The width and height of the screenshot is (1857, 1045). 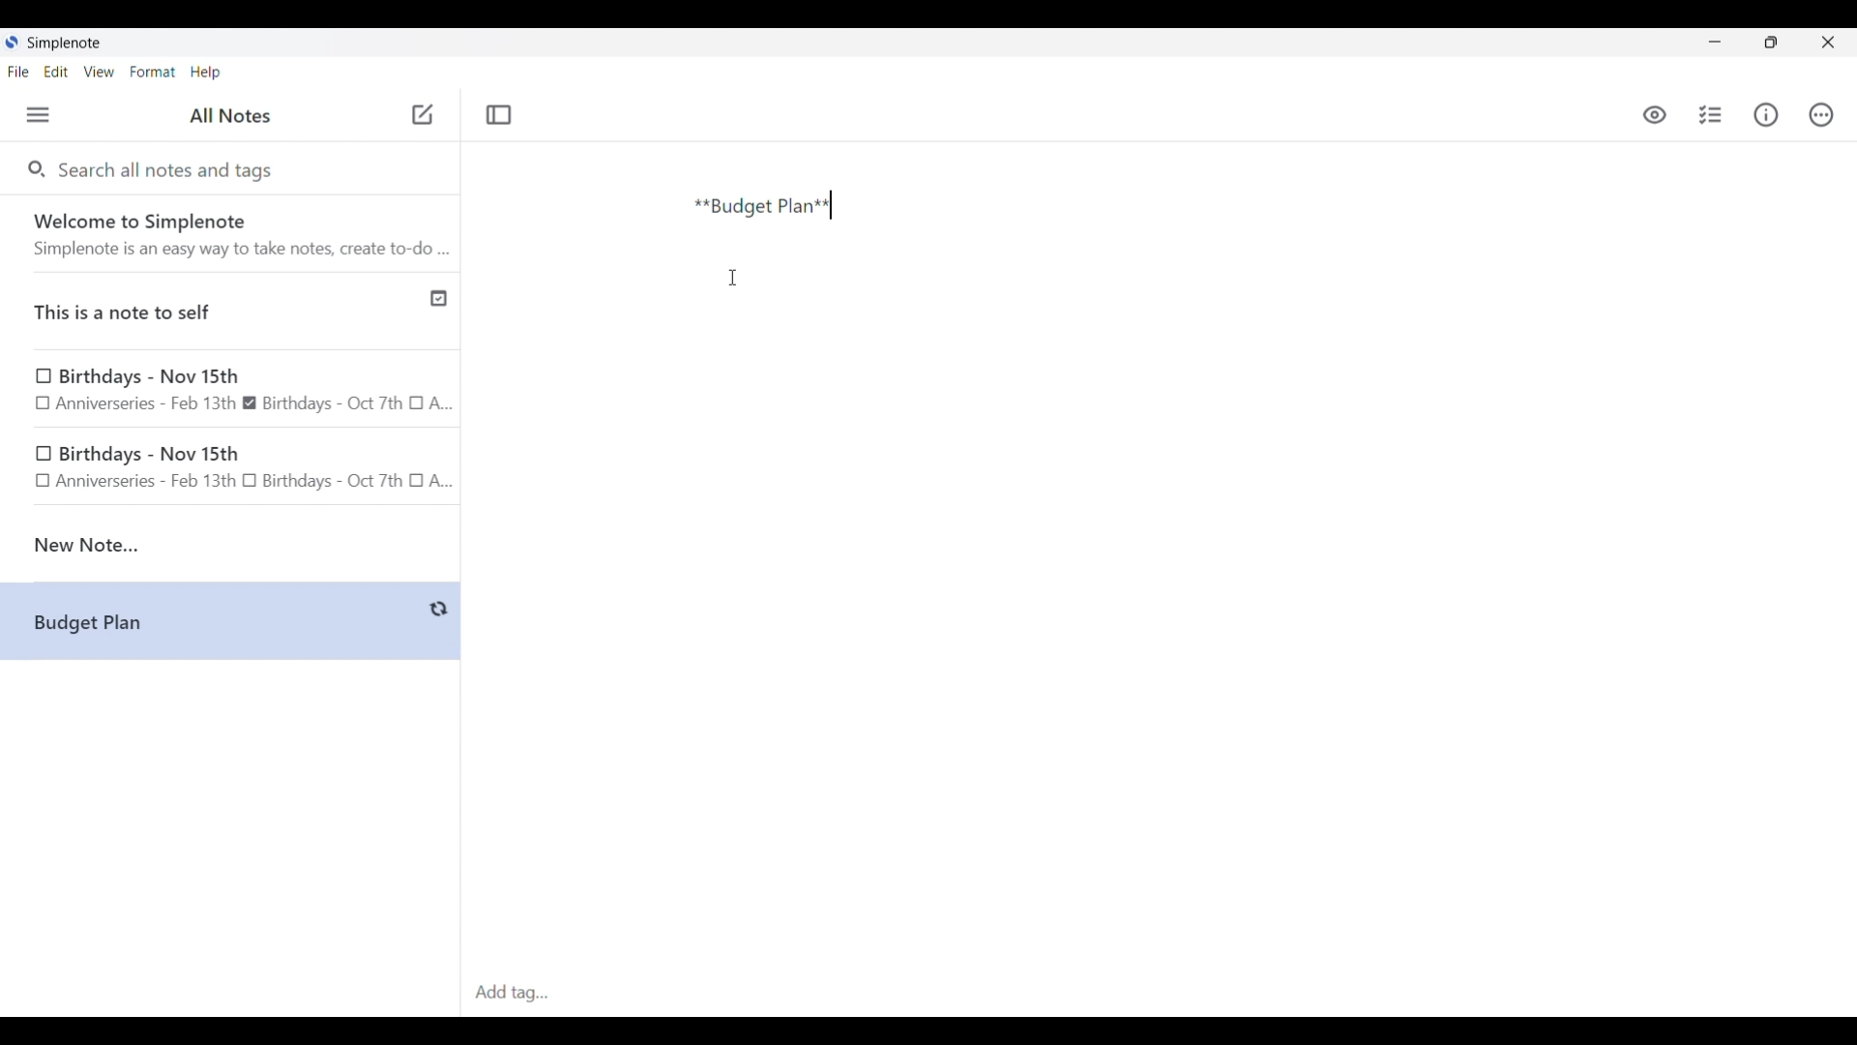 I want to click on birthday note, so click(x=232, y=470).